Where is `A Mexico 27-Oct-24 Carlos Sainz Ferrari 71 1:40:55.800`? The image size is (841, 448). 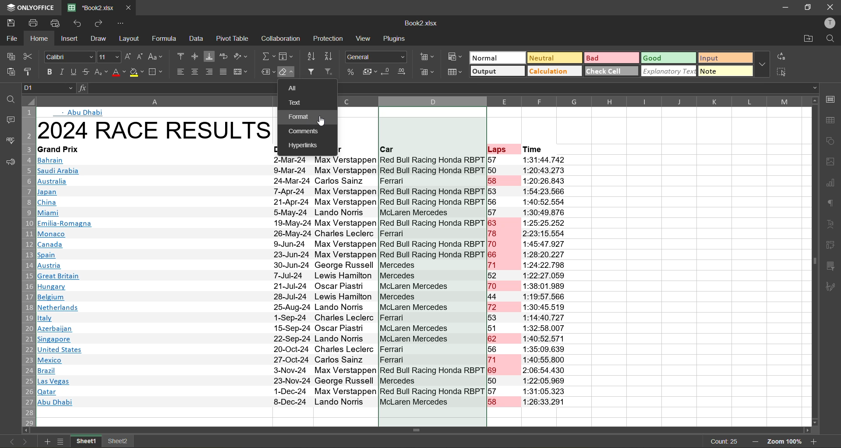 A Mexico 27-Oct-24 Carlos Sainz Ferrari 71 1:40:55.800 is located at coordinates (302, 360).